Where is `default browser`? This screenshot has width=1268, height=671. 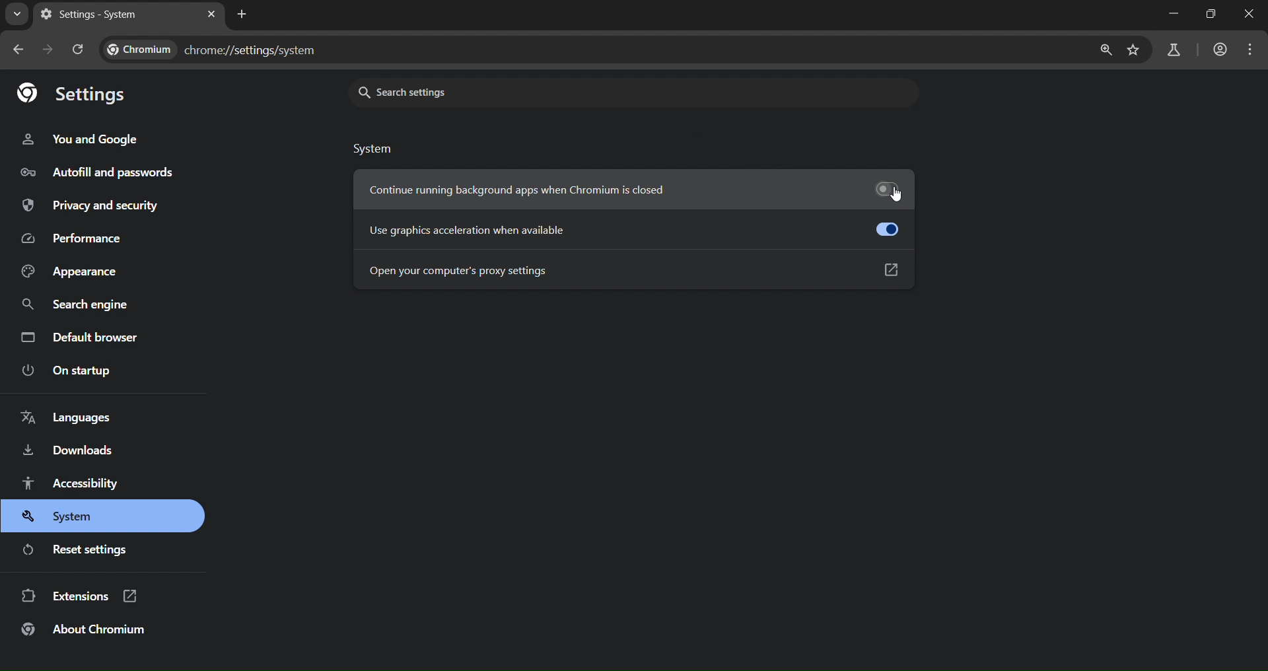 default browser is located at coordinates (84, 337).